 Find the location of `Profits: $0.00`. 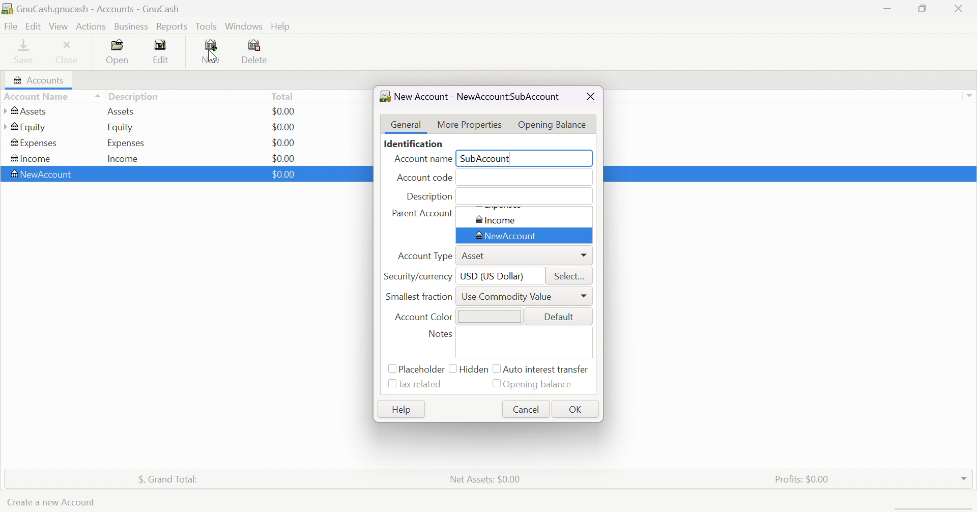

Profits: $0.00 is located at coordinates (805, 479).